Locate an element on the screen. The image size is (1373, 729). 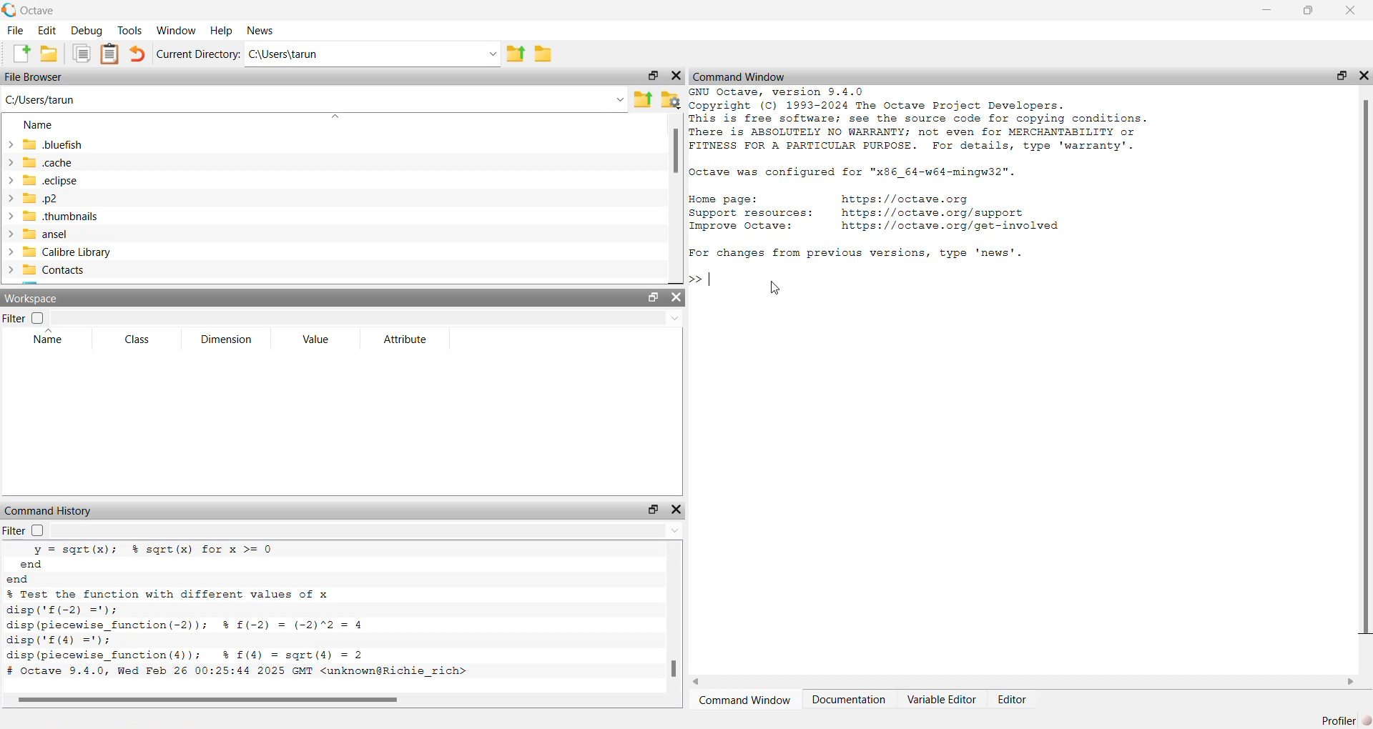
Right is located at coordinates (1352, 680).